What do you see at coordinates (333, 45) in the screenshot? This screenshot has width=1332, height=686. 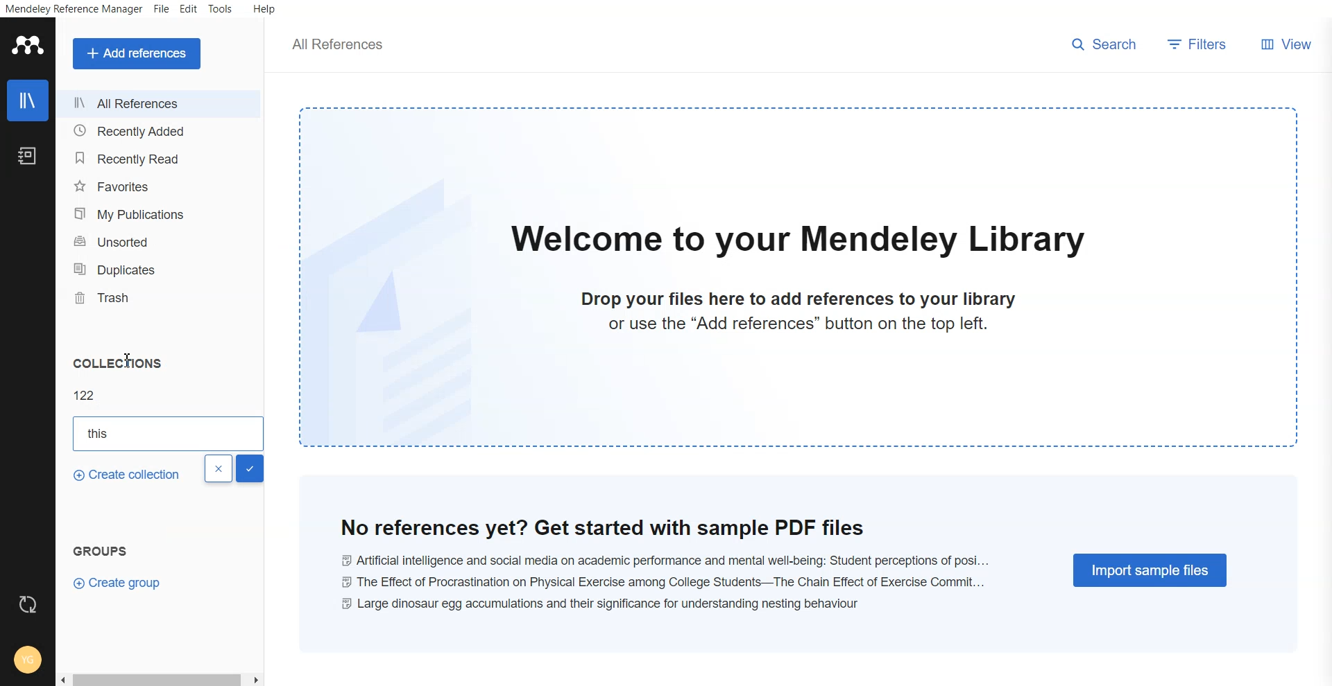 I see `all references` at bounding box center [333, 45].